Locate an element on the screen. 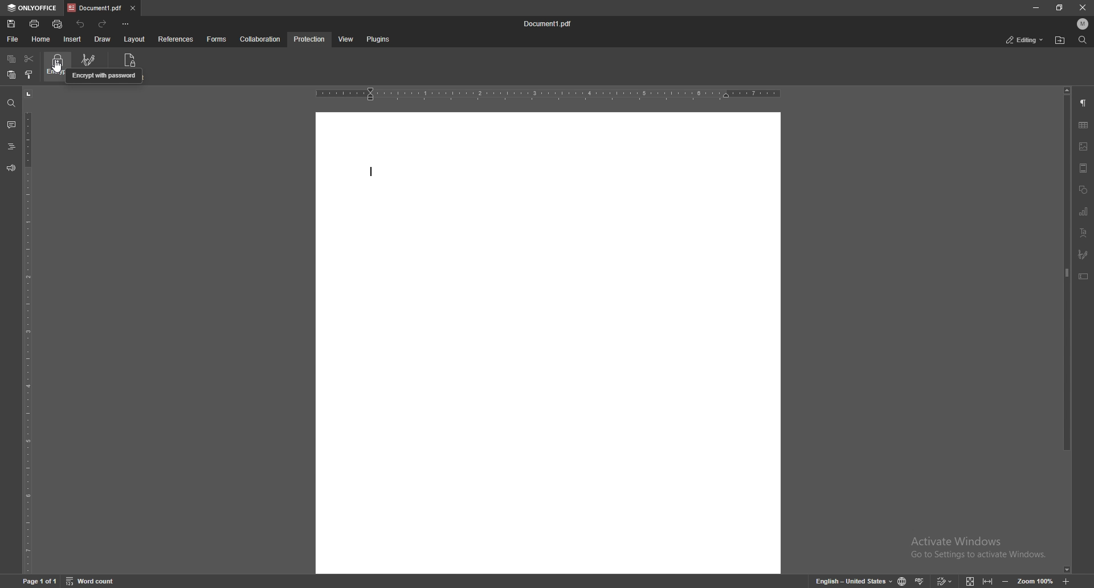  paragraph is located at coordinates (1083, 104).